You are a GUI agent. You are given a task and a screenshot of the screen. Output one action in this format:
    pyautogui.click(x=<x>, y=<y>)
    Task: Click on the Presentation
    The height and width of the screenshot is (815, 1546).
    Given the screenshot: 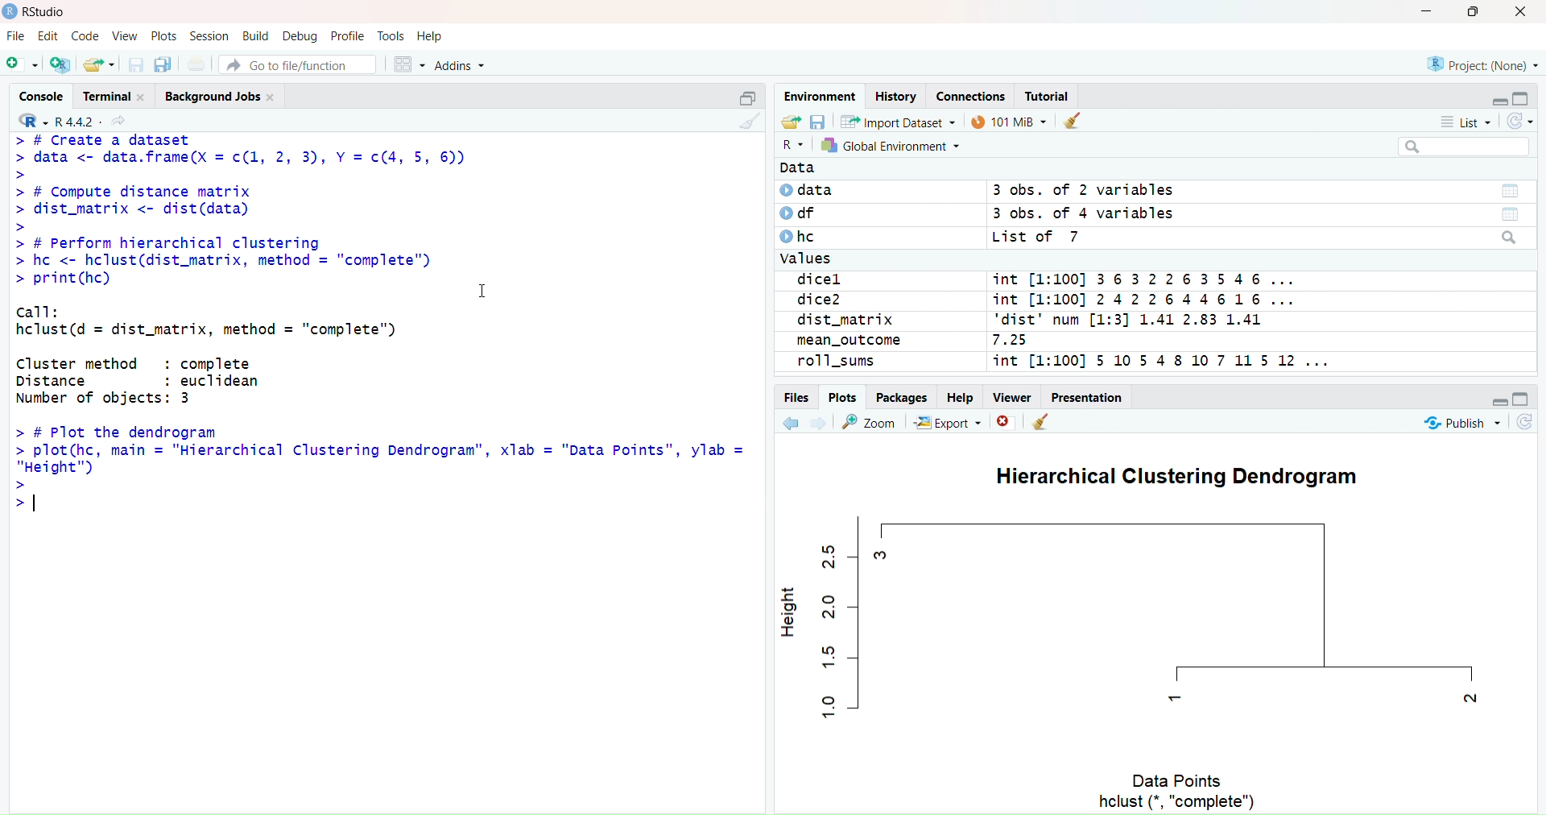 What is the action you would take?
    pyautogui.click(x=1089, y=395)
    